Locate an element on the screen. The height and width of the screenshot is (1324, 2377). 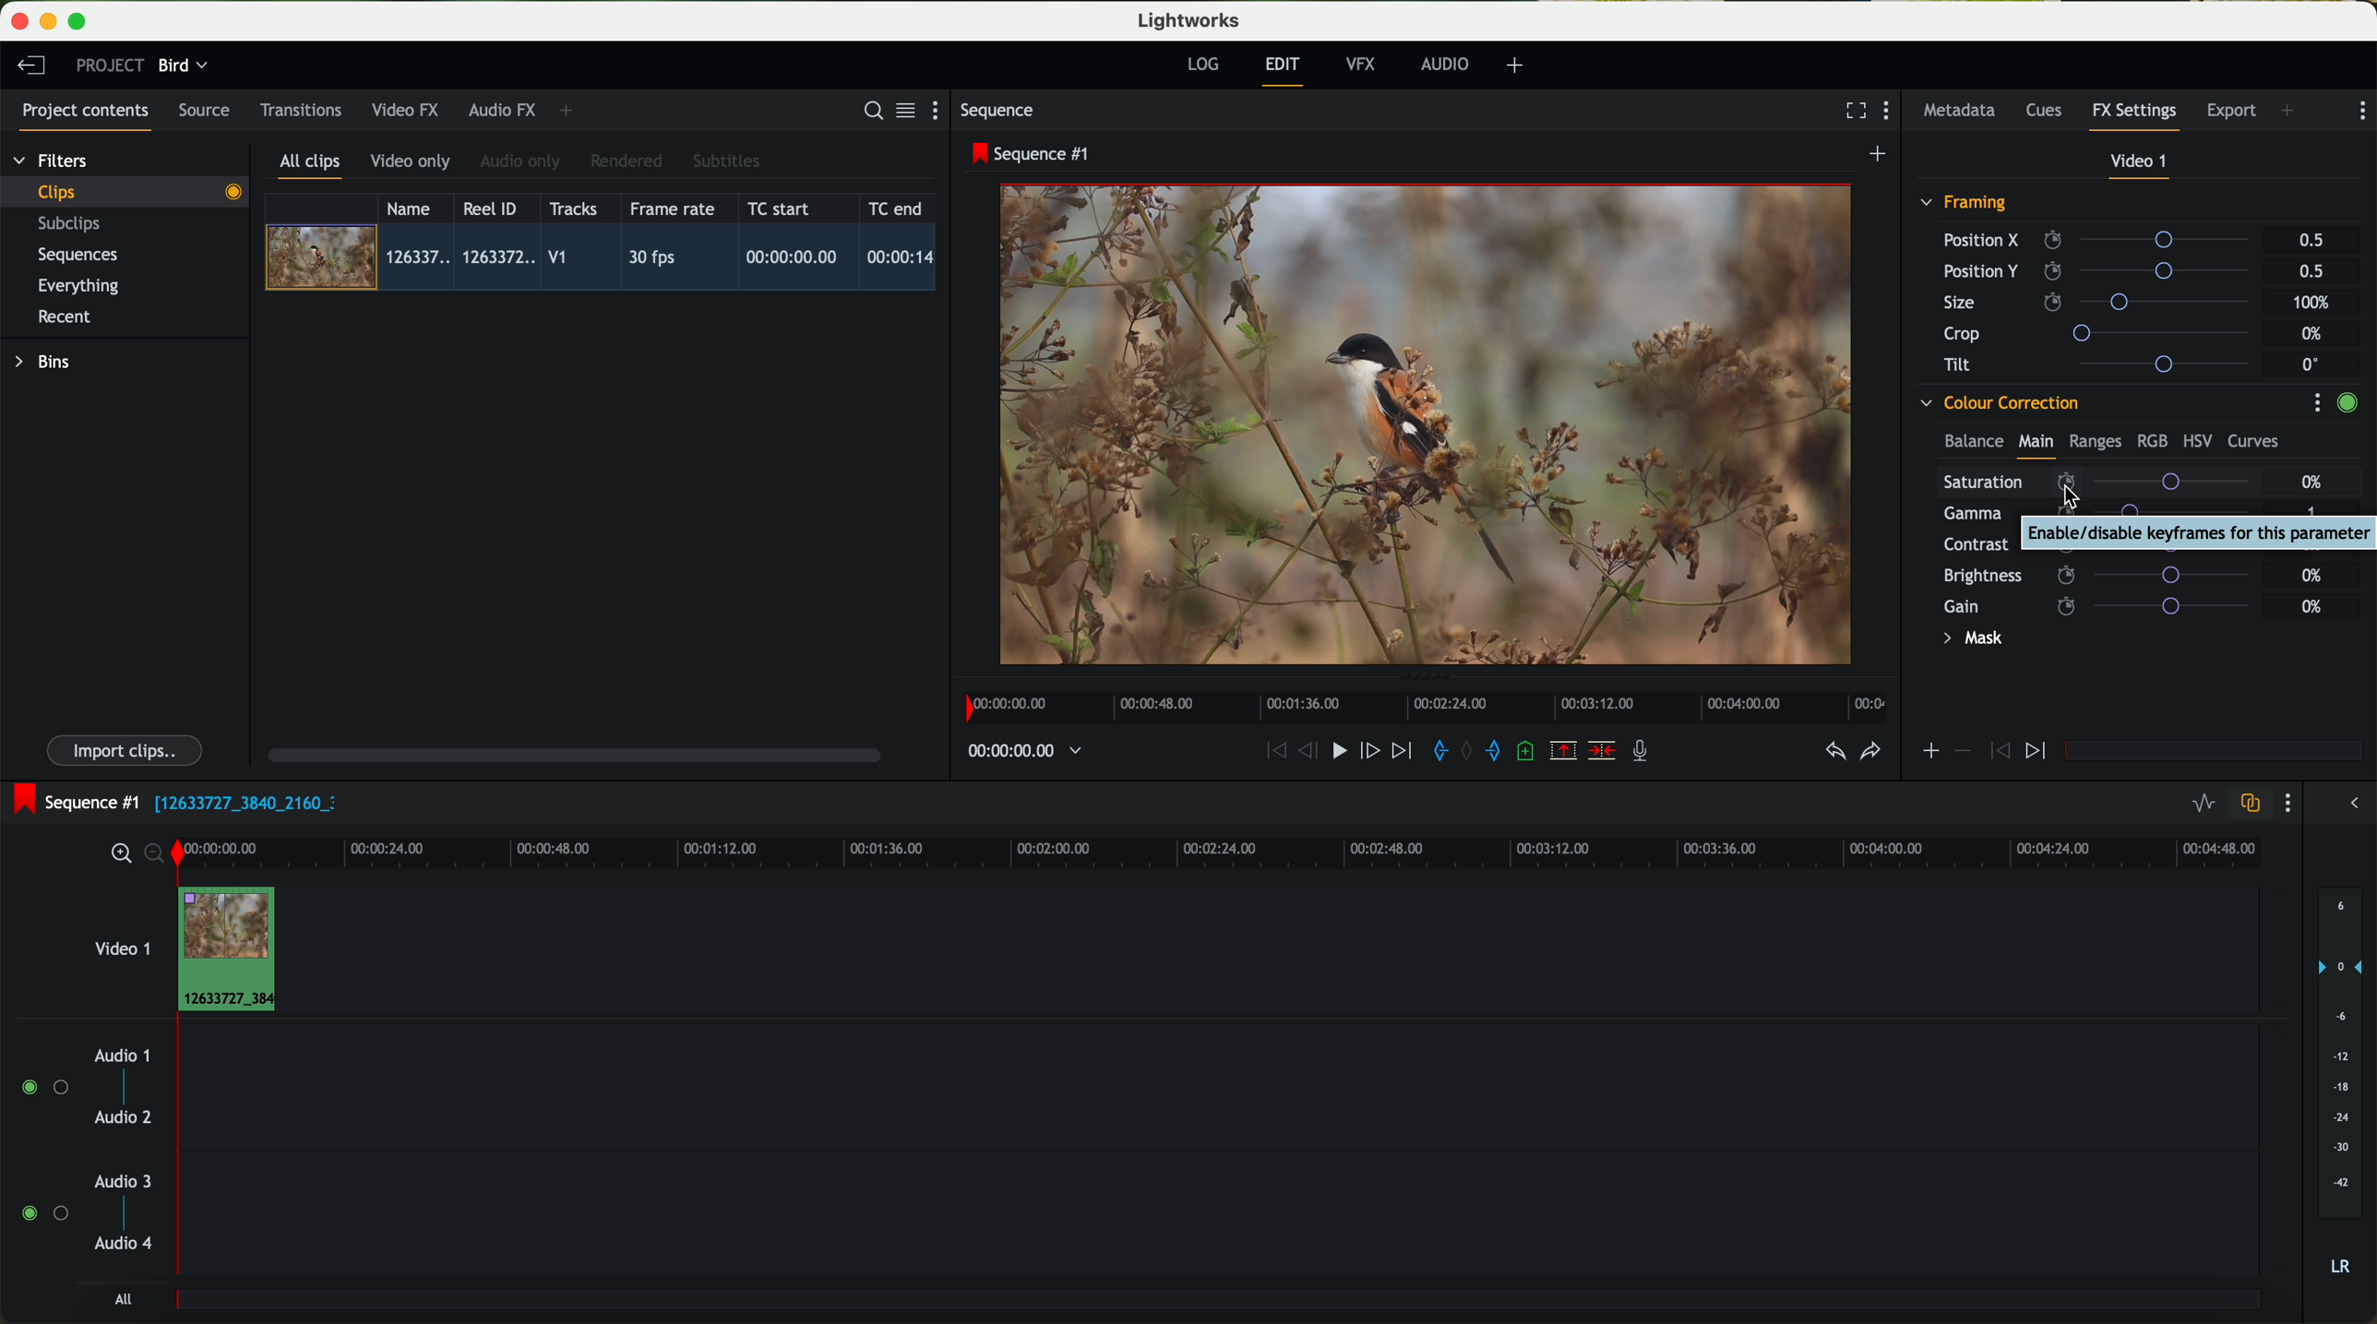
add panel is located at coordinates (2292, 113).